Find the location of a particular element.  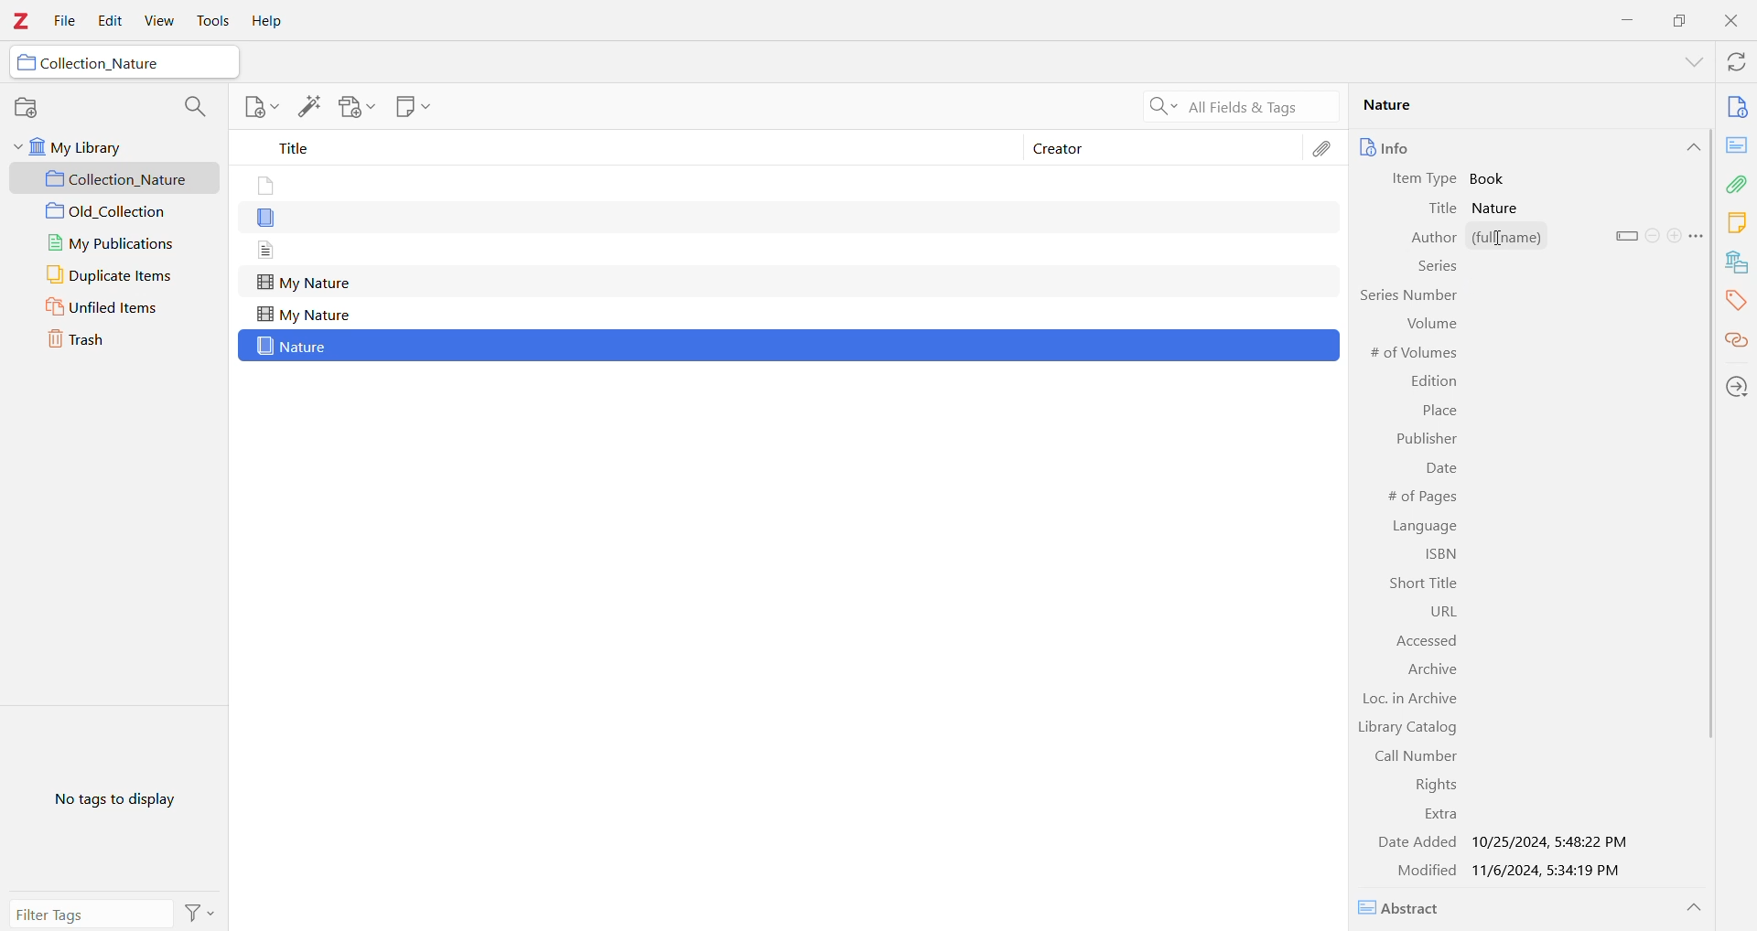

No tags to display is located at coordinates (120, 797).